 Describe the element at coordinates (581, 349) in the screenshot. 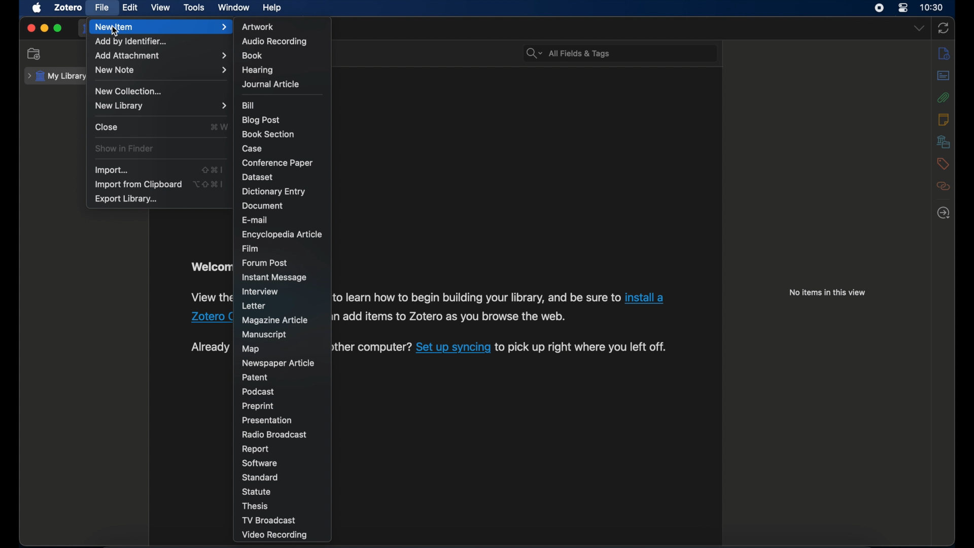

I see `to pick up` at that location.